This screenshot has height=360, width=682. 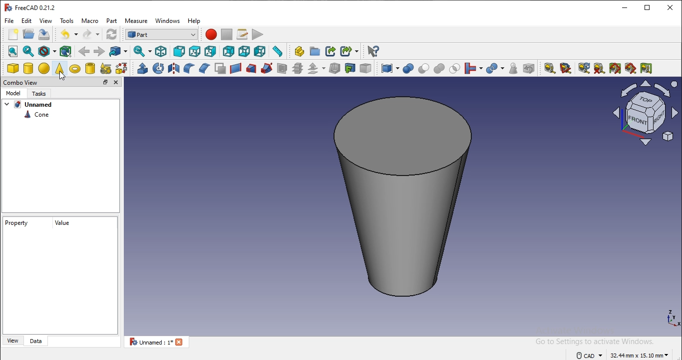 What do you see at coordinates (105, 82) in the screenshot?
I see `restore tab` at bounding box center [105, 82].